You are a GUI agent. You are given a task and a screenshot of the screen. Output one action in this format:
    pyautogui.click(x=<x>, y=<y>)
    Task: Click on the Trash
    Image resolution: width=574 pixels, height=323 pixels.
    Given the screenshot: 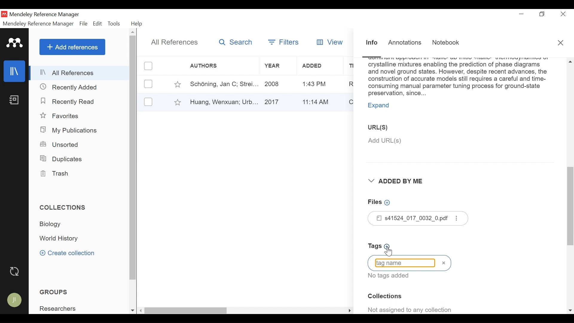 What is the action you would take?
    pyautogui.click(x=54, y=173)
    